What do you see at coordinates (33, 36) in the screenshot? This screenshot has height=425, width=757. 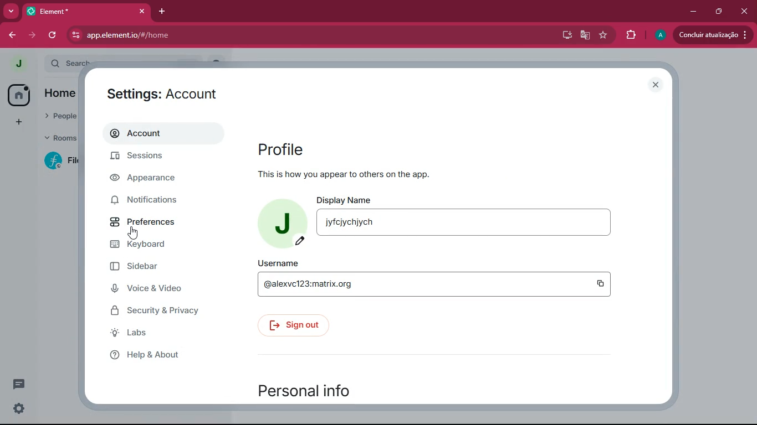 I see `forward` at bounding box center [33, 36].